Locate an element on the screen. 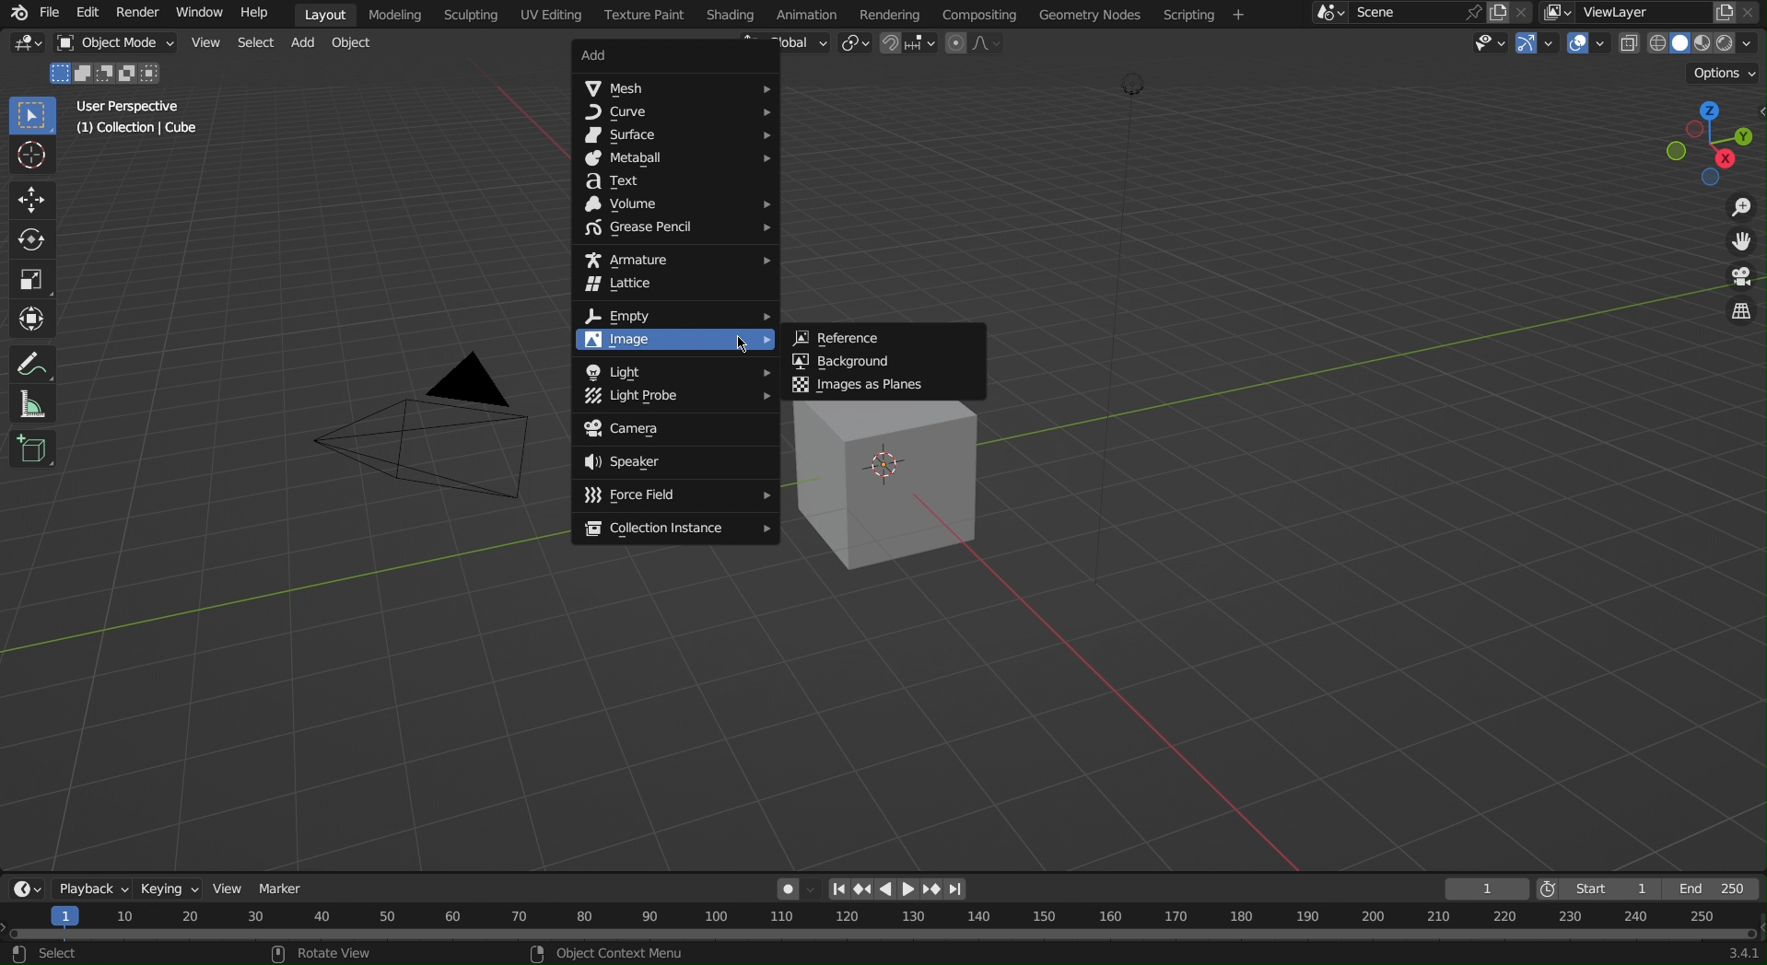 The height and width of the screenshot is (965, 1767). Mesh is located at coordinates (676, 87).